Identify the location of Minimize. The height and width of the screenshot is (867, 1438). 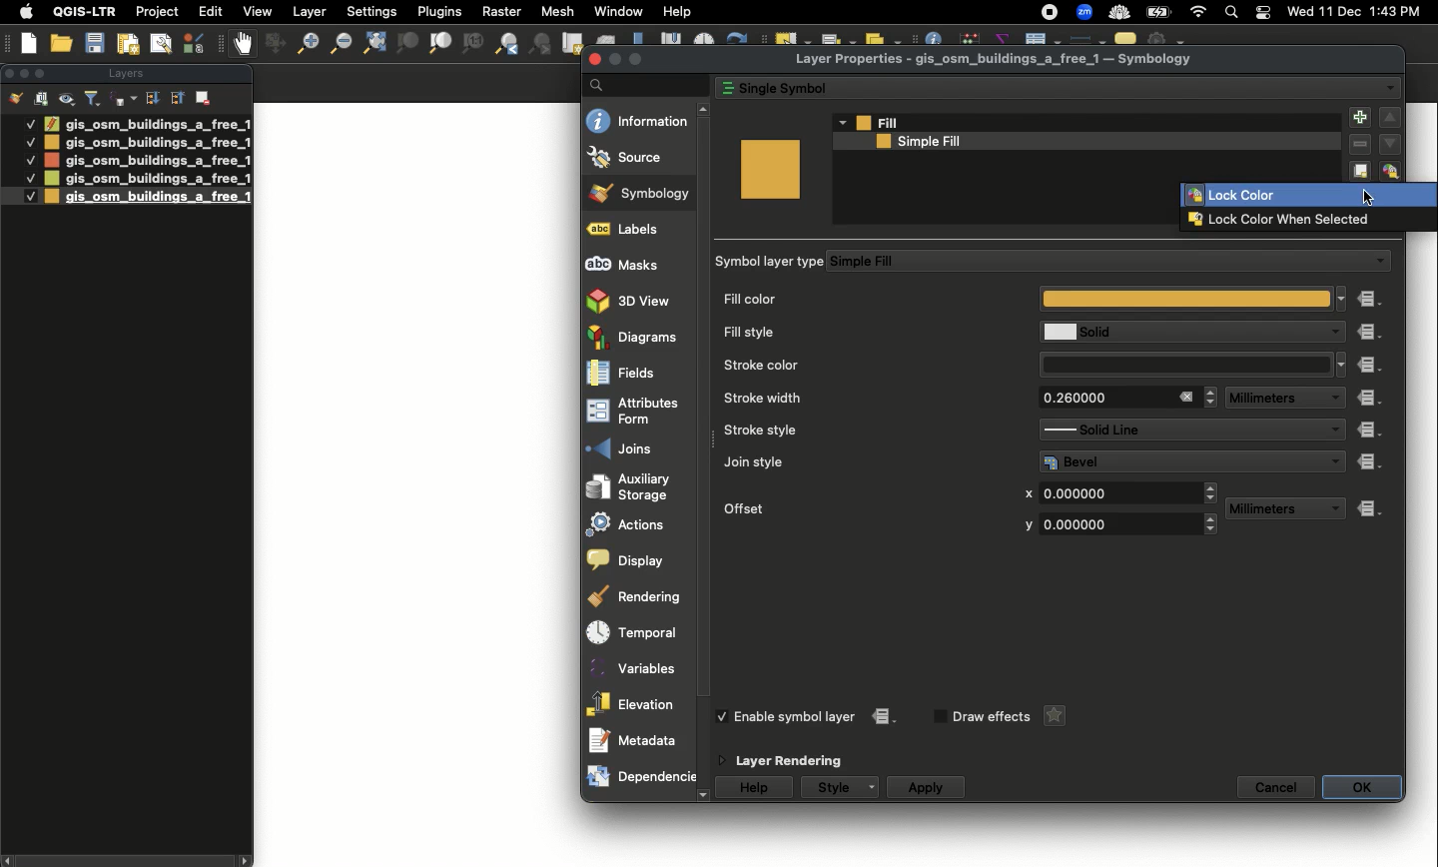
(23, 72).